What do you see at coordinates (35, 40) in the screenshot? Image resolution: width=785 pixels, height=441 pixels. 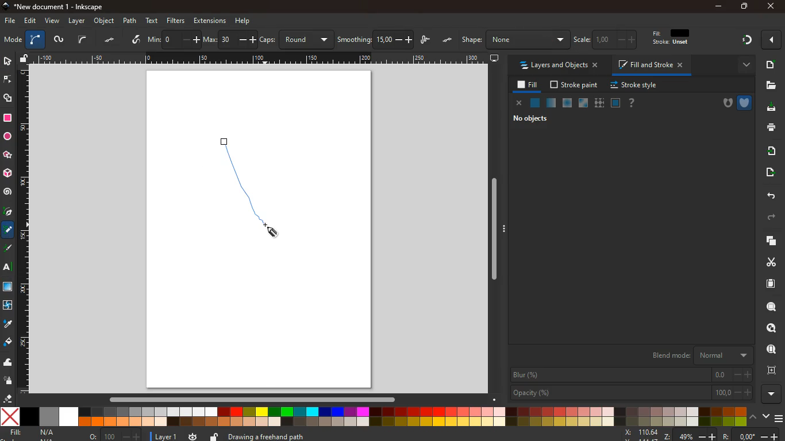 I see `curve` at bounding box center [35, 40].